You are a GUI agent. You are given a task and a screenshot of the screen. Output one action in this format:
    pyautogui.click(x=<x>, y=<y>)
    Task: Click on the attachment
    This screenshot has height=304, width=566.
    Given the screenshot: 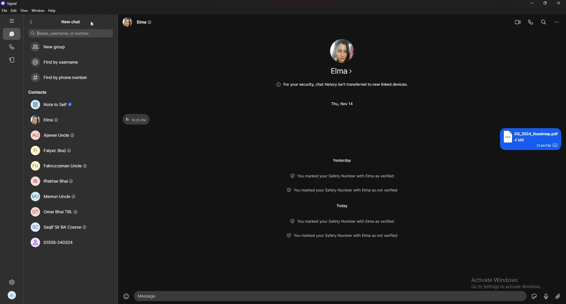 What is the action you would take?
    pyautogui.click(x=558, y=296)
    